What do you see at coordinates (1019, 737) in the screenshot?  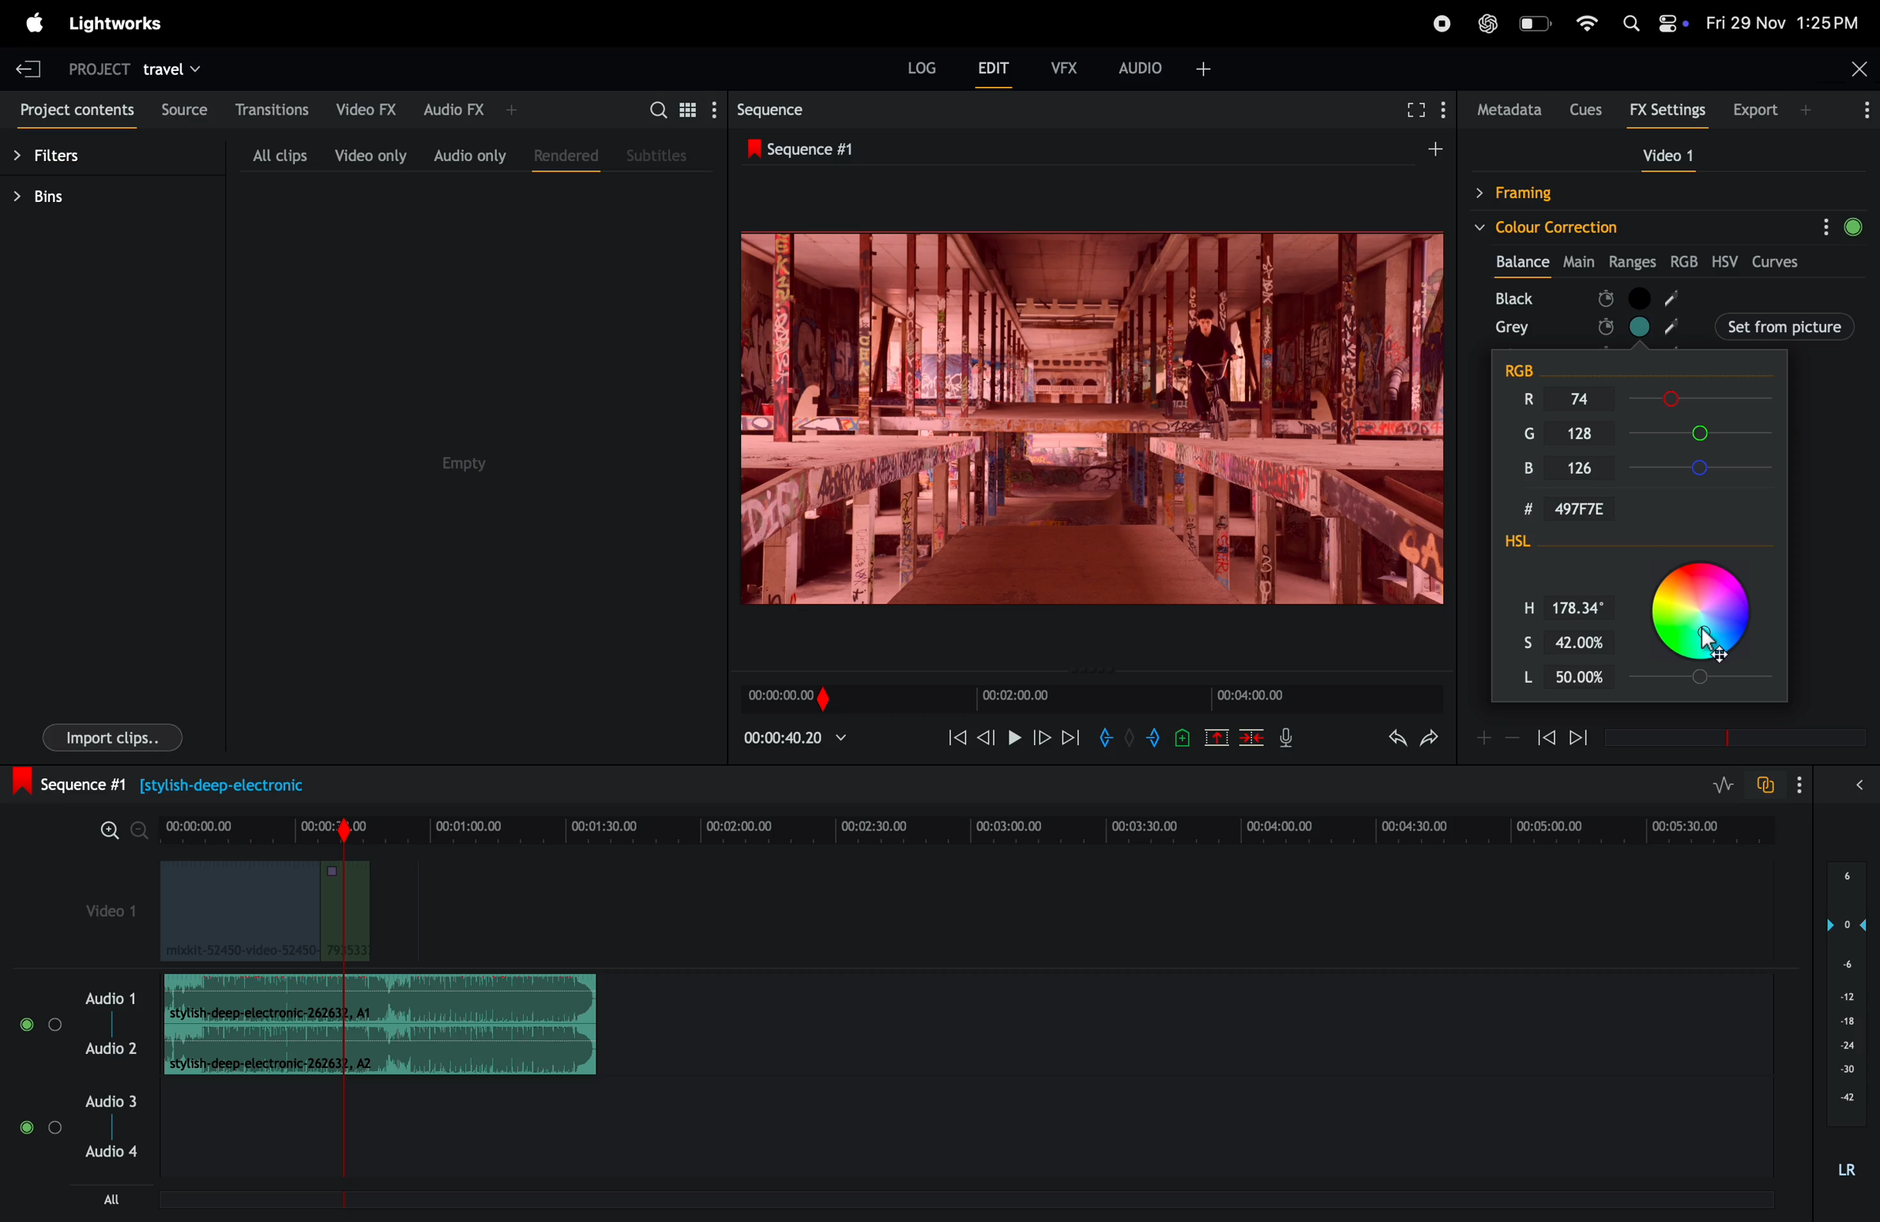 I see `pause and play` at bounding box center [1019, 737].